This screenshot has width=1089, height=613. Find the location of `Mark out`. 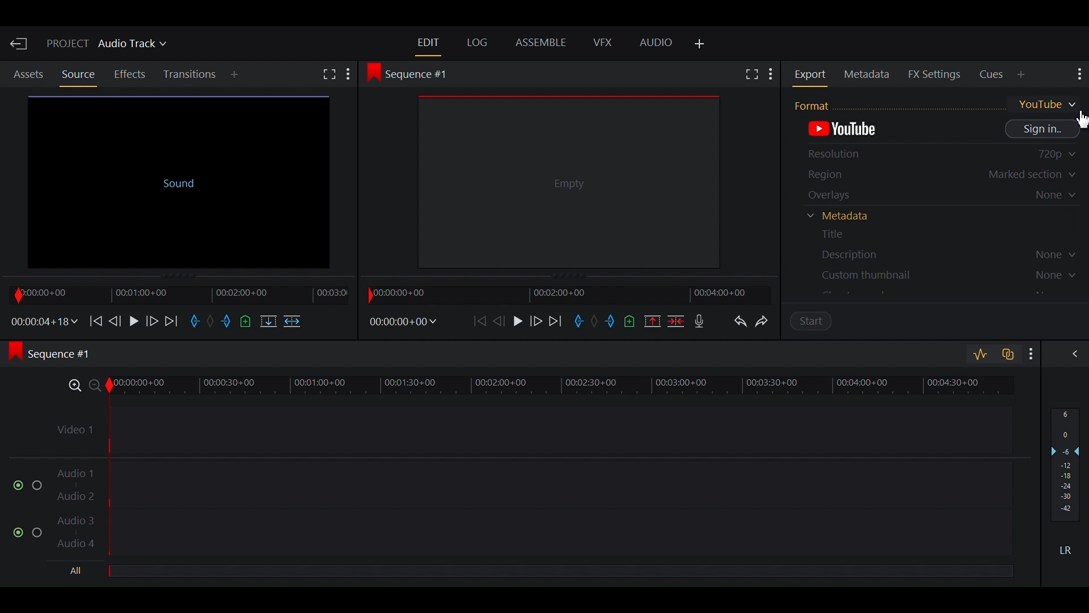

Mark out is located at coordinates (227, 322).